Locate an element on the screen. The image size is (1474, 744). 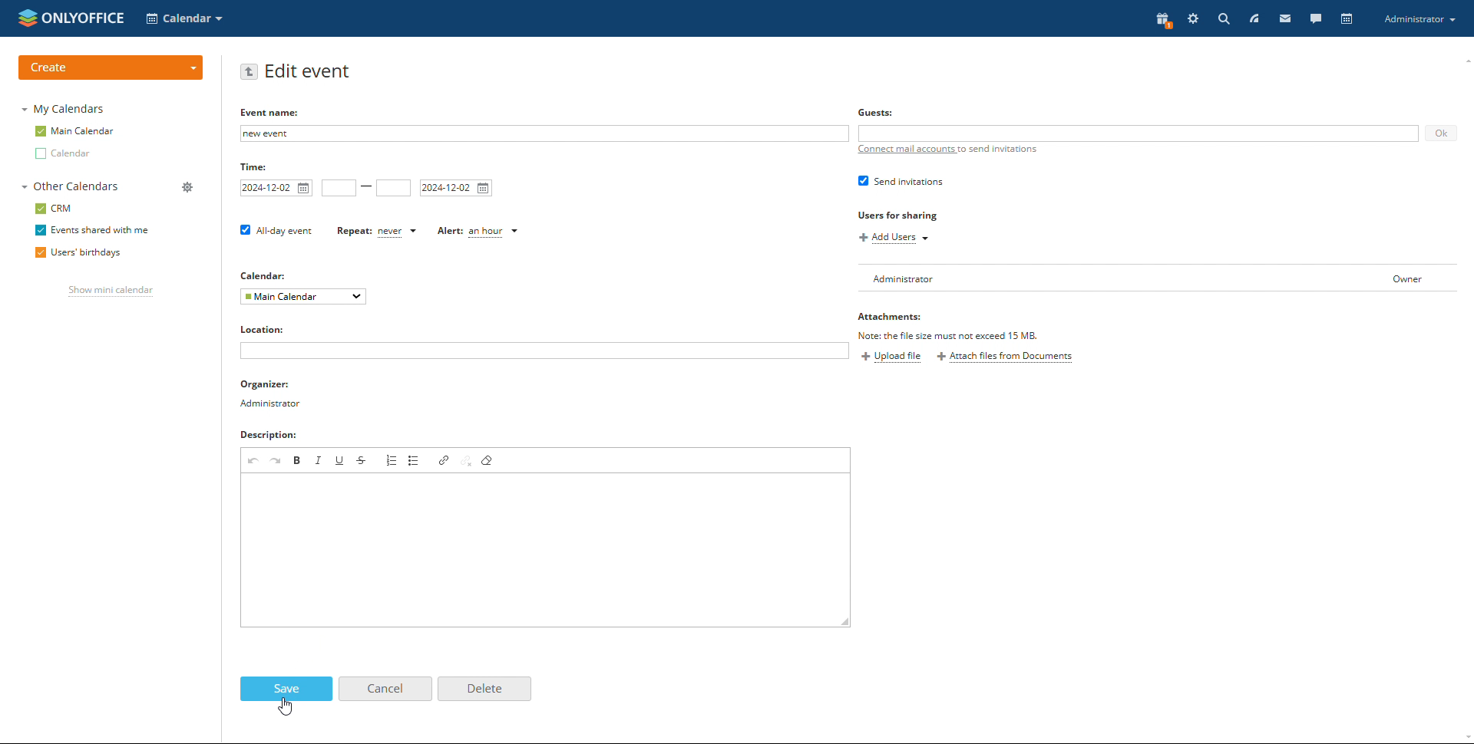
add event name is located at coordinates (544, 133).